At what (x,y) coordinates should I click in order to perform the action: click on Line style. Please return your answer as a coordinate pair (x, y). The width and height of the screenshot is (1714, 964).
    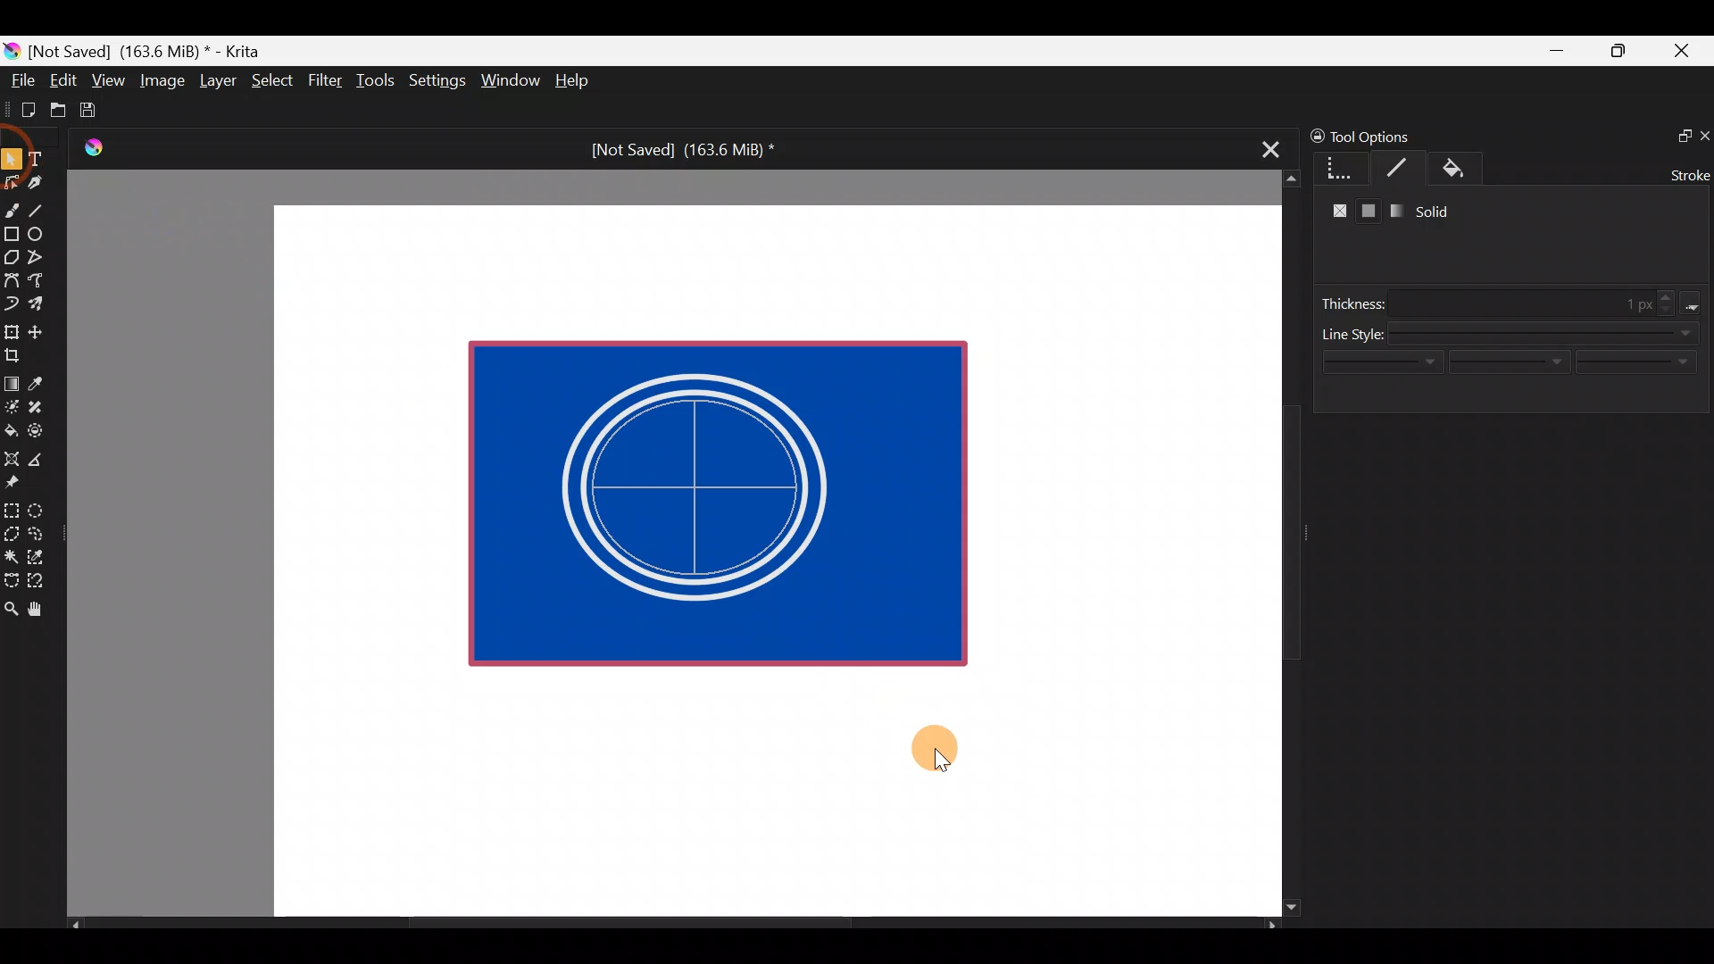
    Looking at the image, I should click on (1513, 370).